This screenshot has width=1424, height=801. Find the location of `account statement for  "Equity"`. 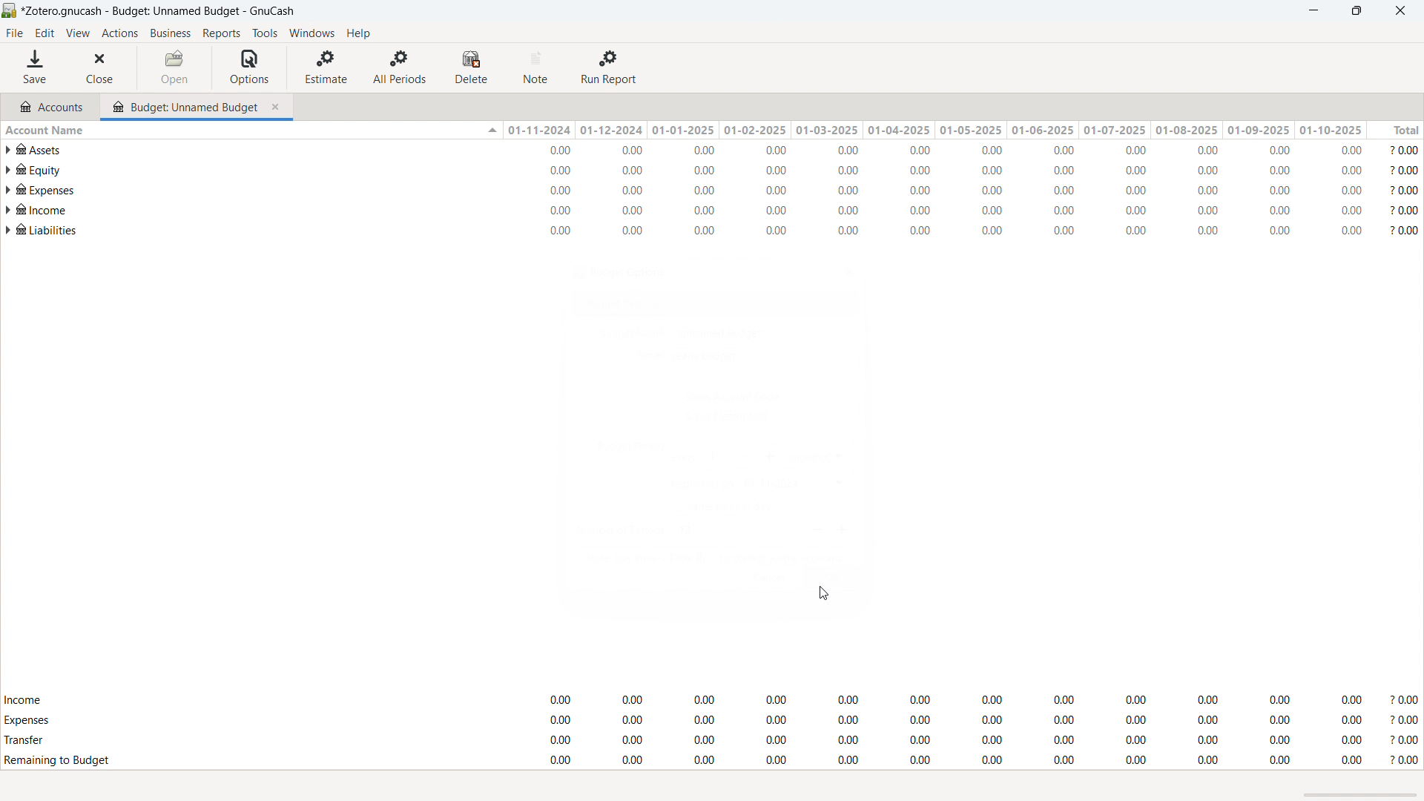

account statement for  "Equity" is located at coordinates (722, 171).